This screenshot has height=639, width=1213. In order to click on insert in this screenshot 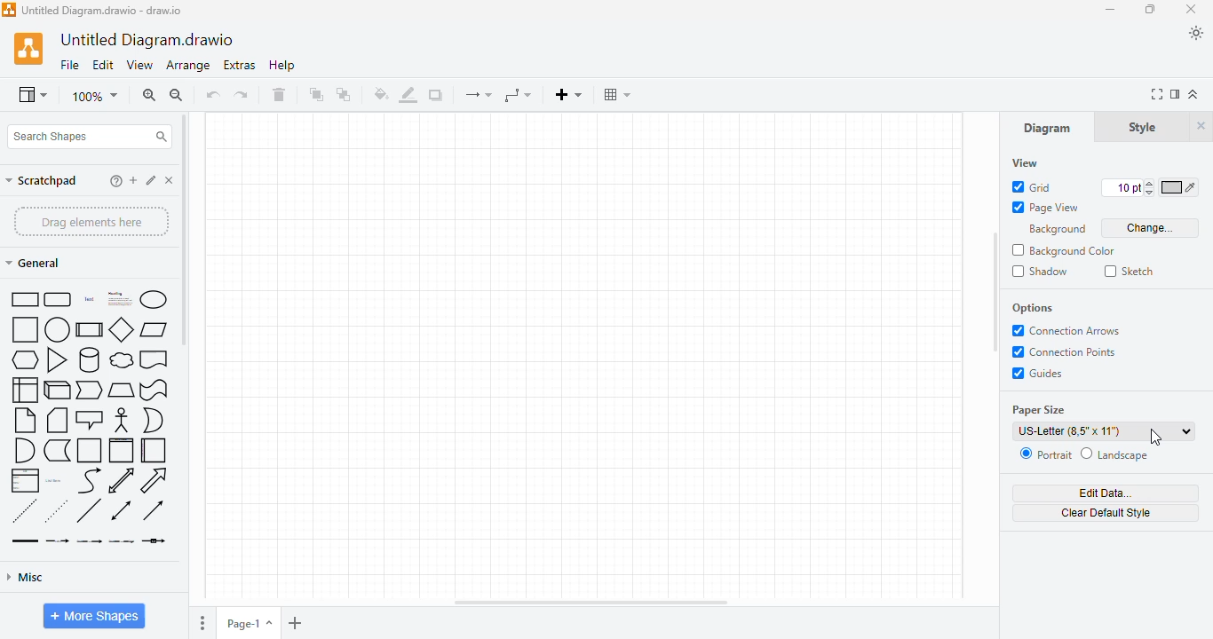, I will do `click(568, 95)`.